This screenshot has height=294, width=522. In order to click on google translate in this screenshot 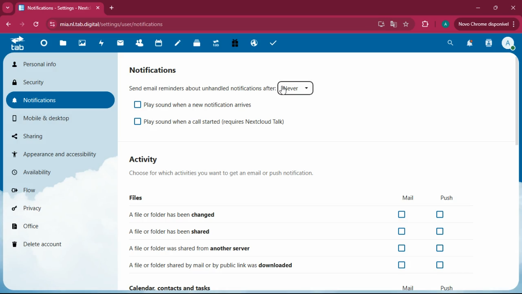, I will do `click(392, 24)`.